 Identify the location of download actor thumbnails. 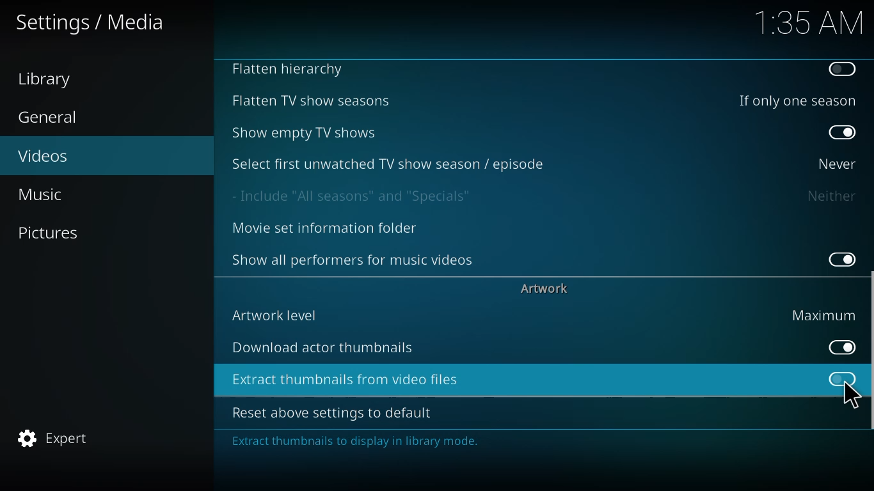
(324, 347).